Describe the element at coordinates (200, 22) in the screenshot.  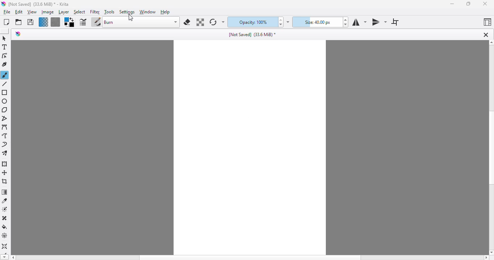
I see `preserve alpha` at that location.